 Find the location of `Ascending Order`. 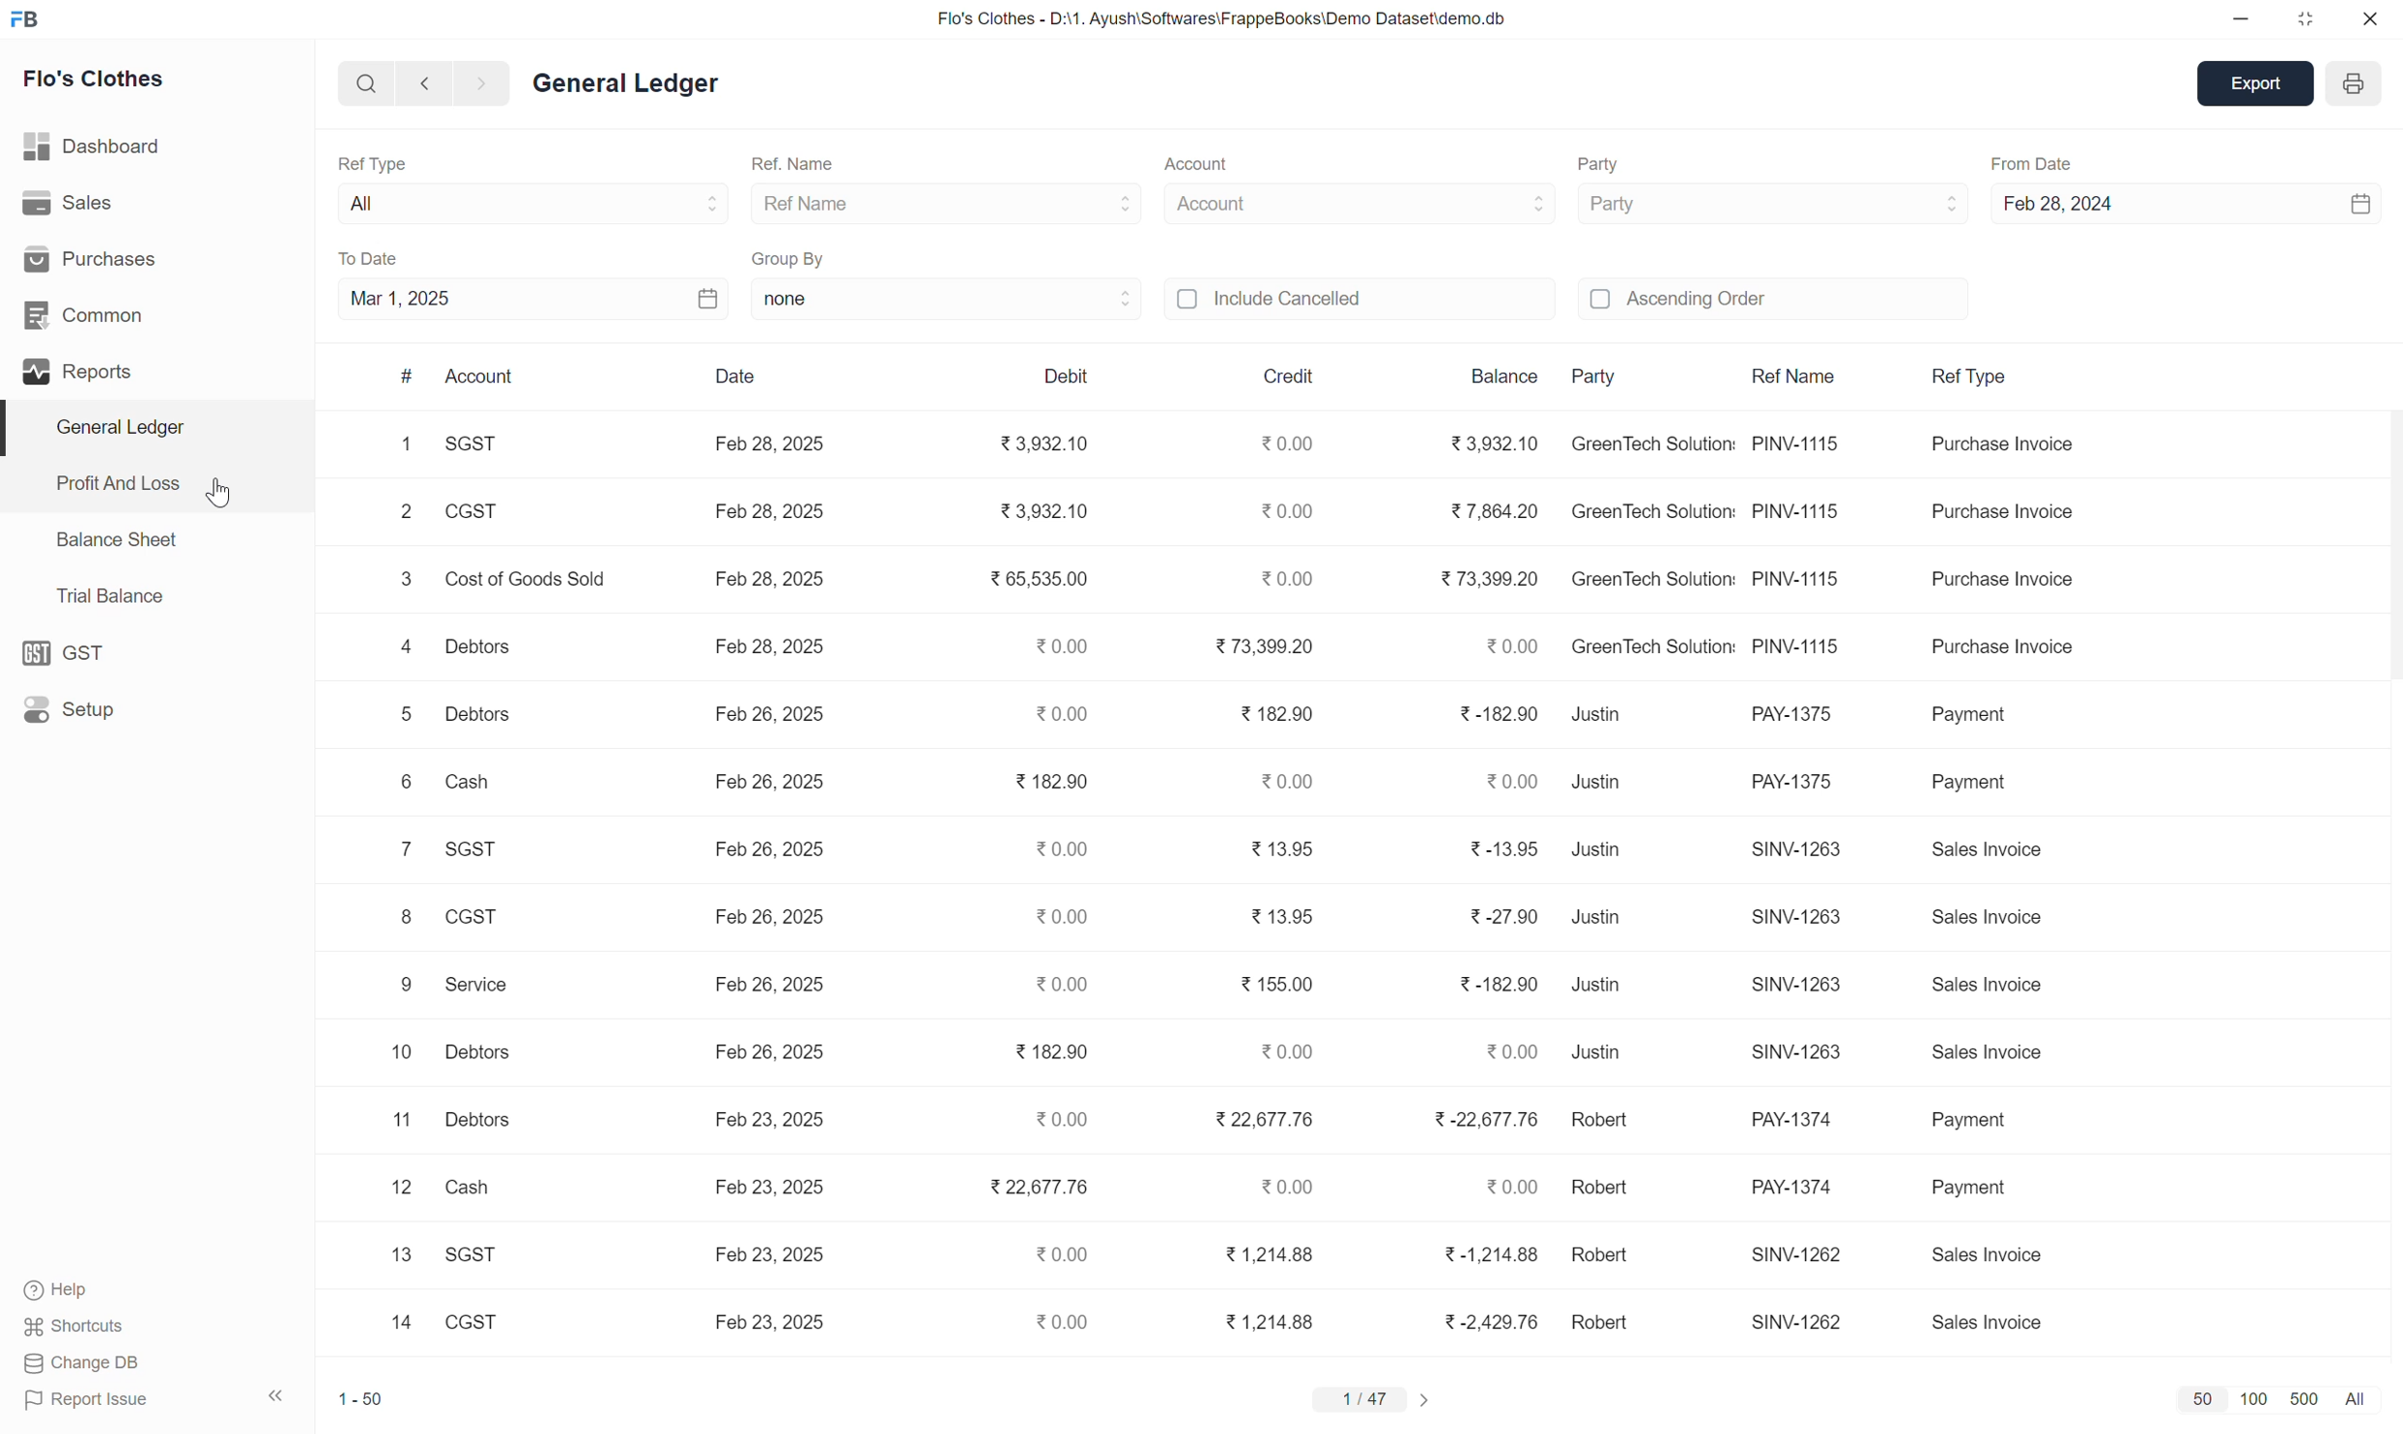

Ascending Order is located at coordinates (1712, 302).